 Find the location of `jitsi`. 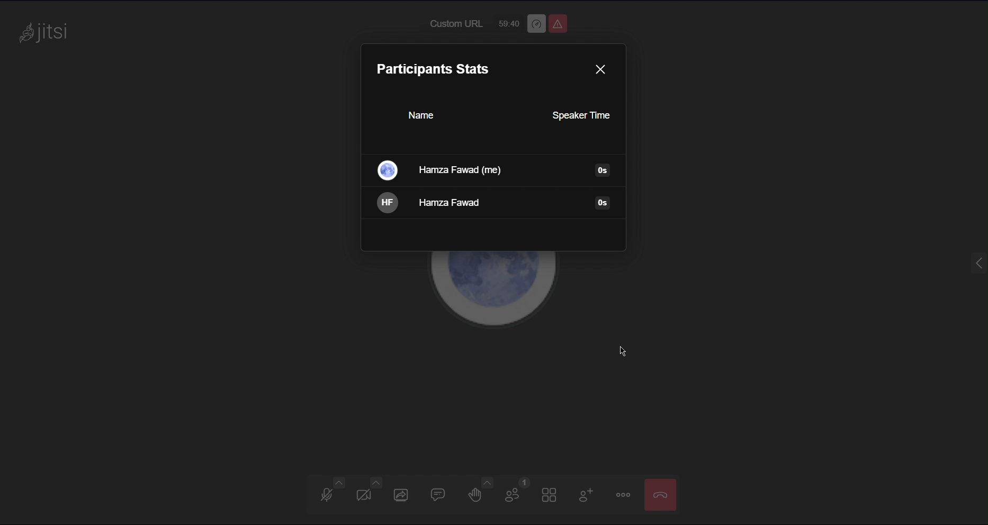

jitsi is located at coordinates (46, 29).